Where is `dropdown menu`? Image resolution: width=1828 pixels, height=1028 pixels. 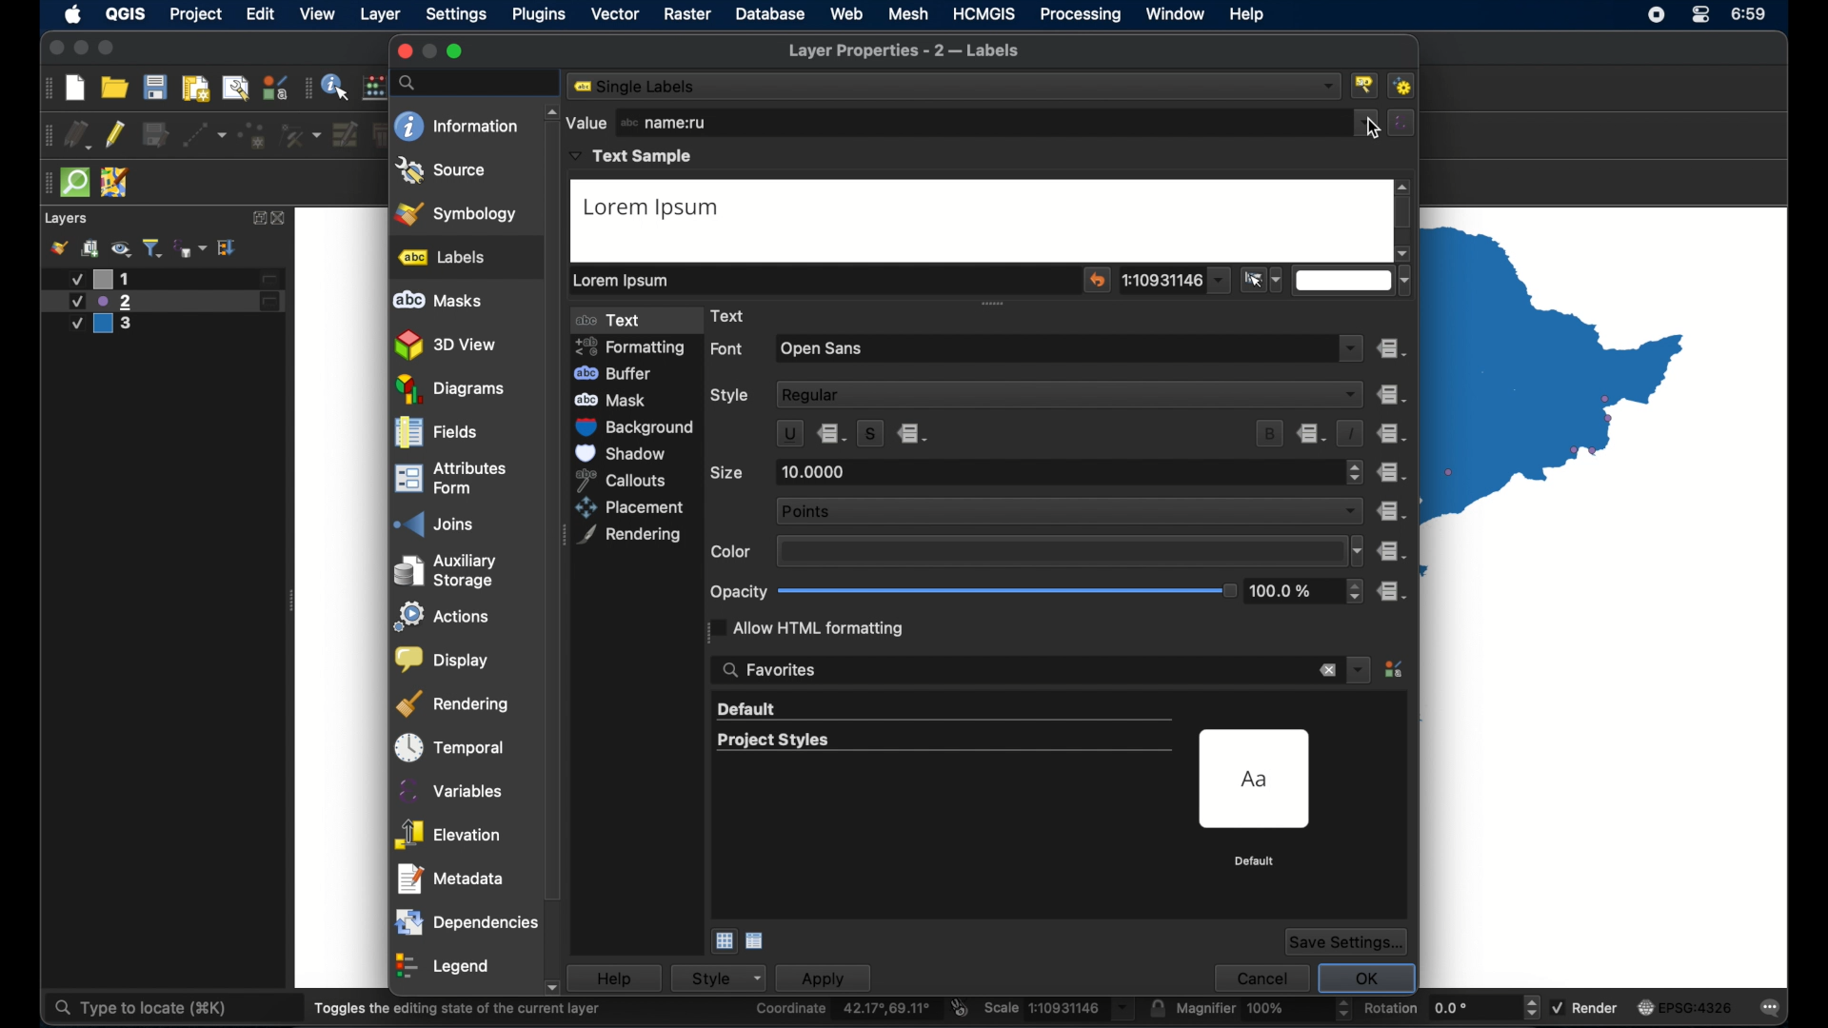
dropdown menu is located at coordinates (1359, 668).